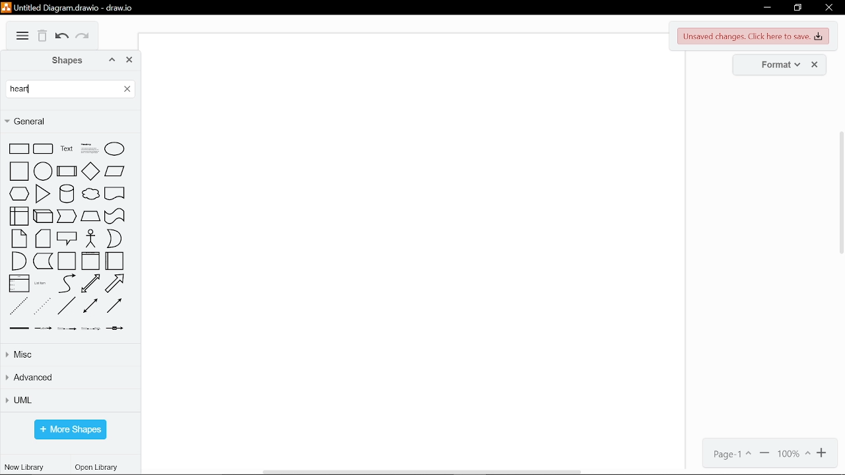 The image size is (845, 475). Describe the element at coordinates (18, 172) in the screenshot. I see `square` at that location.